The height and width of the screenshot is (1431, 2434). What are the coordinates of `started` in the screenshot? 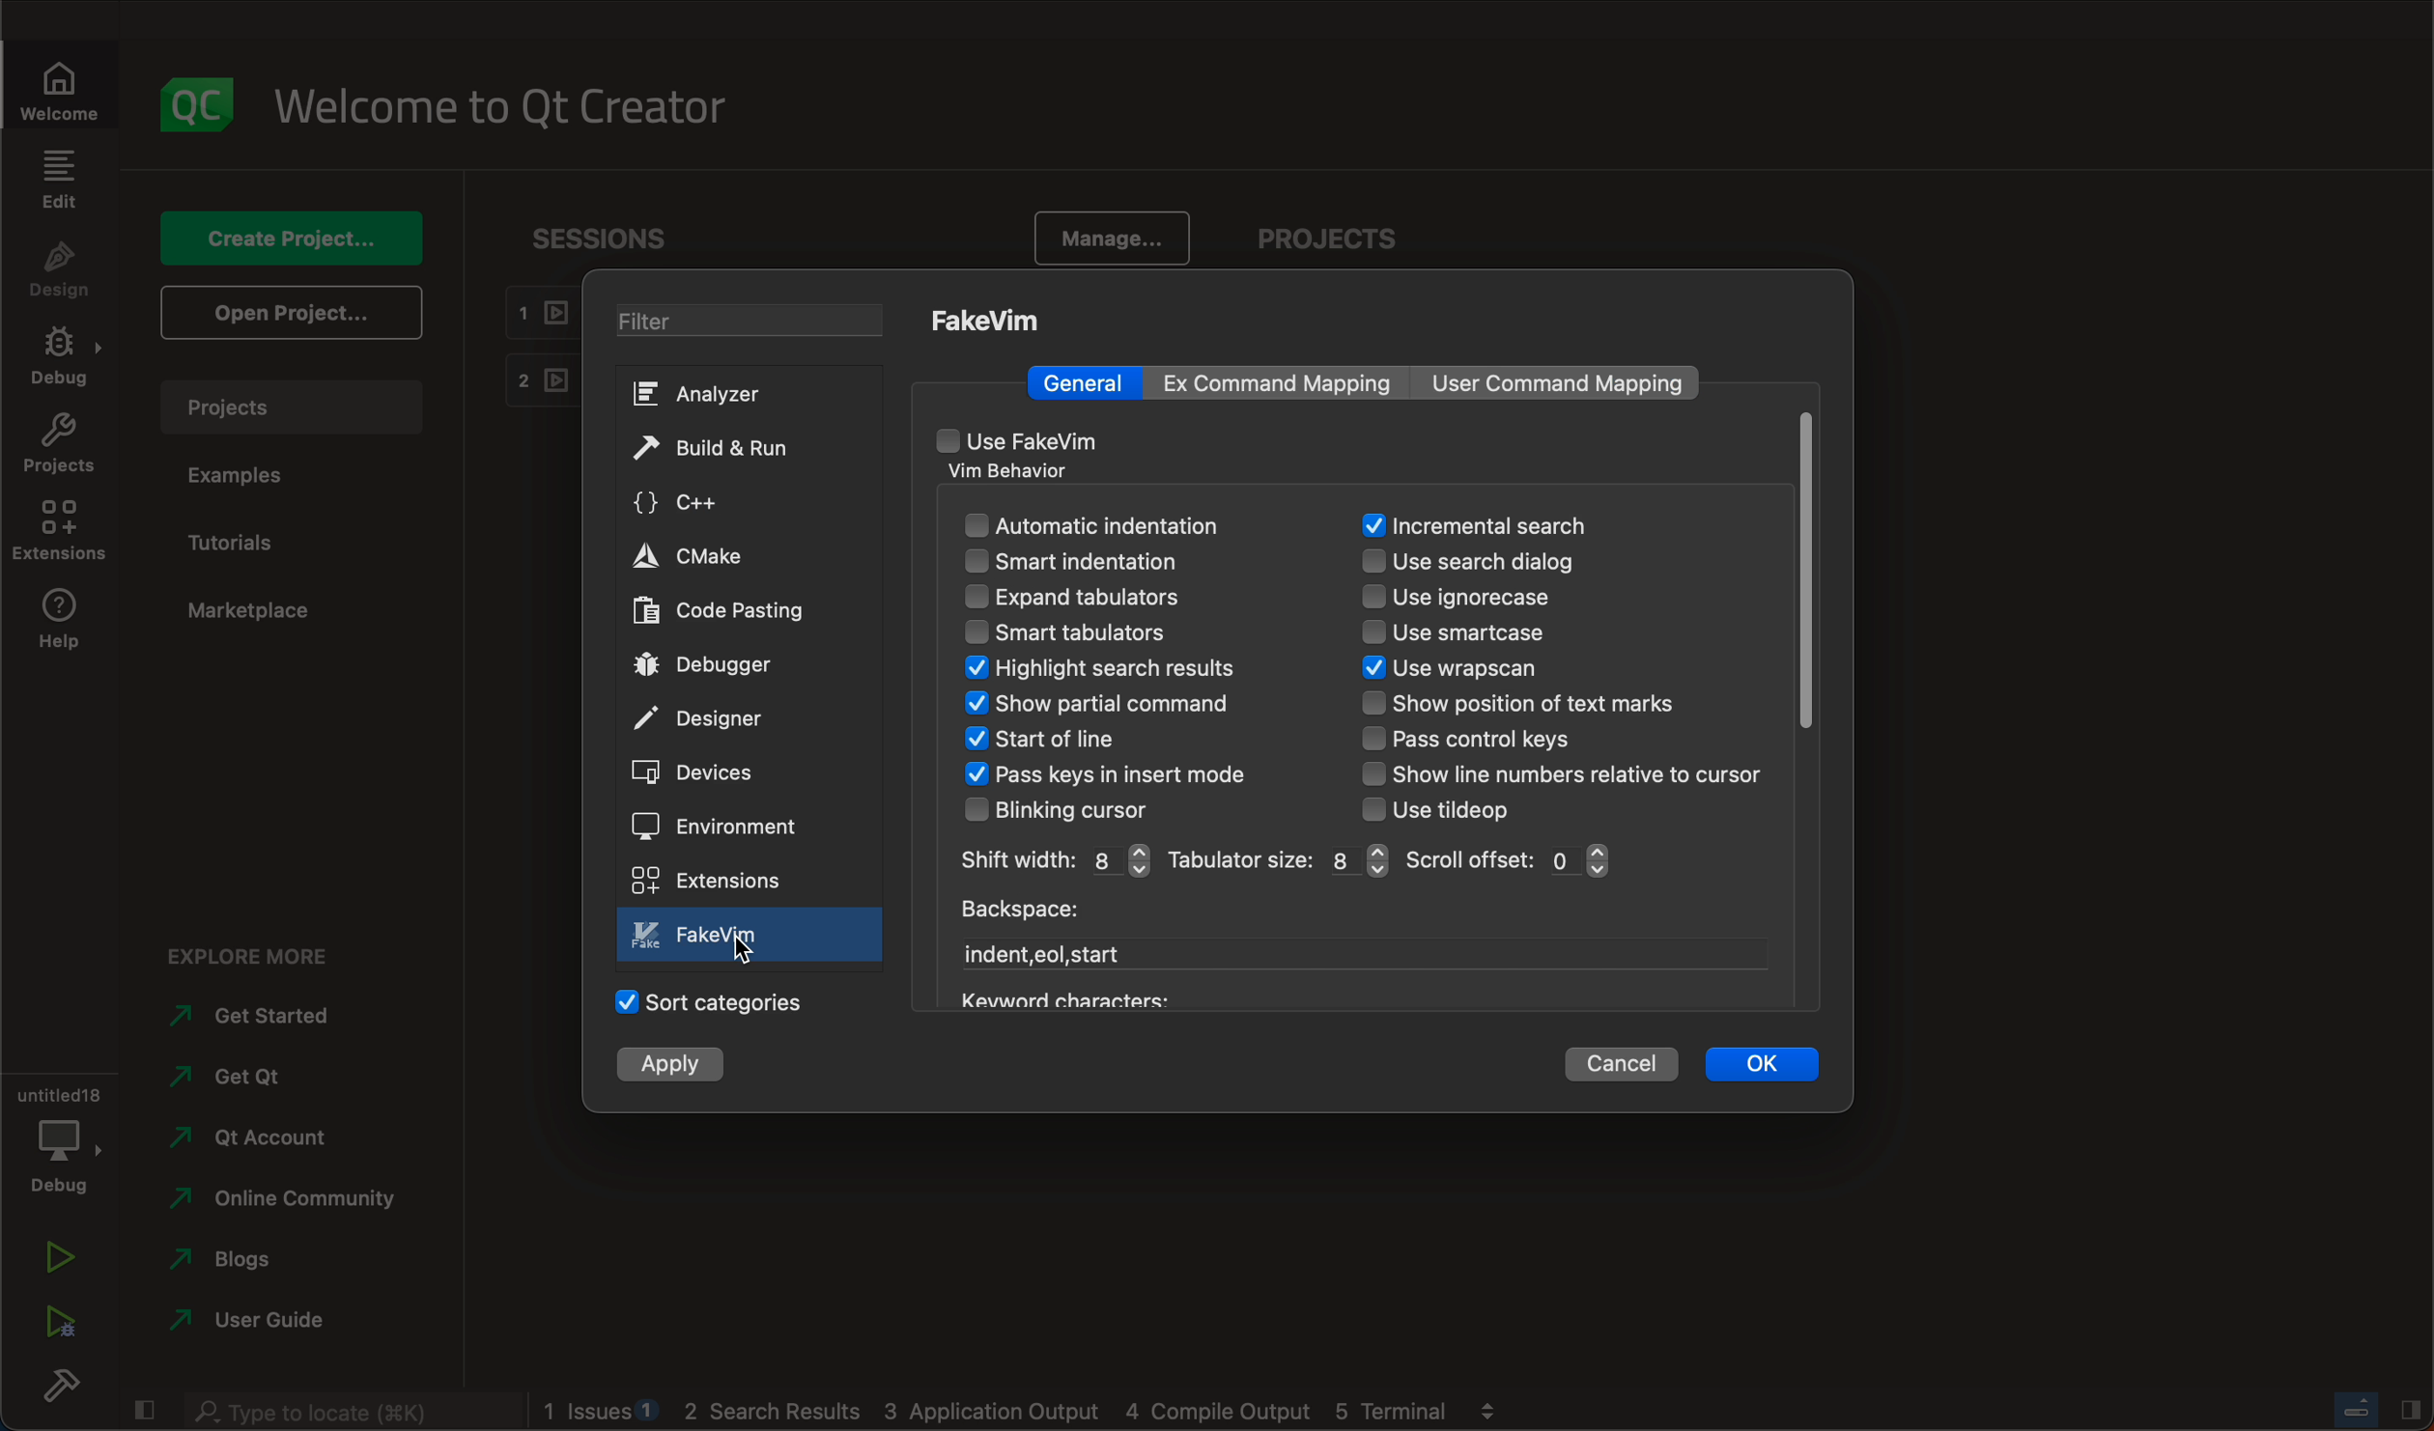 It's located at (272, 1015).